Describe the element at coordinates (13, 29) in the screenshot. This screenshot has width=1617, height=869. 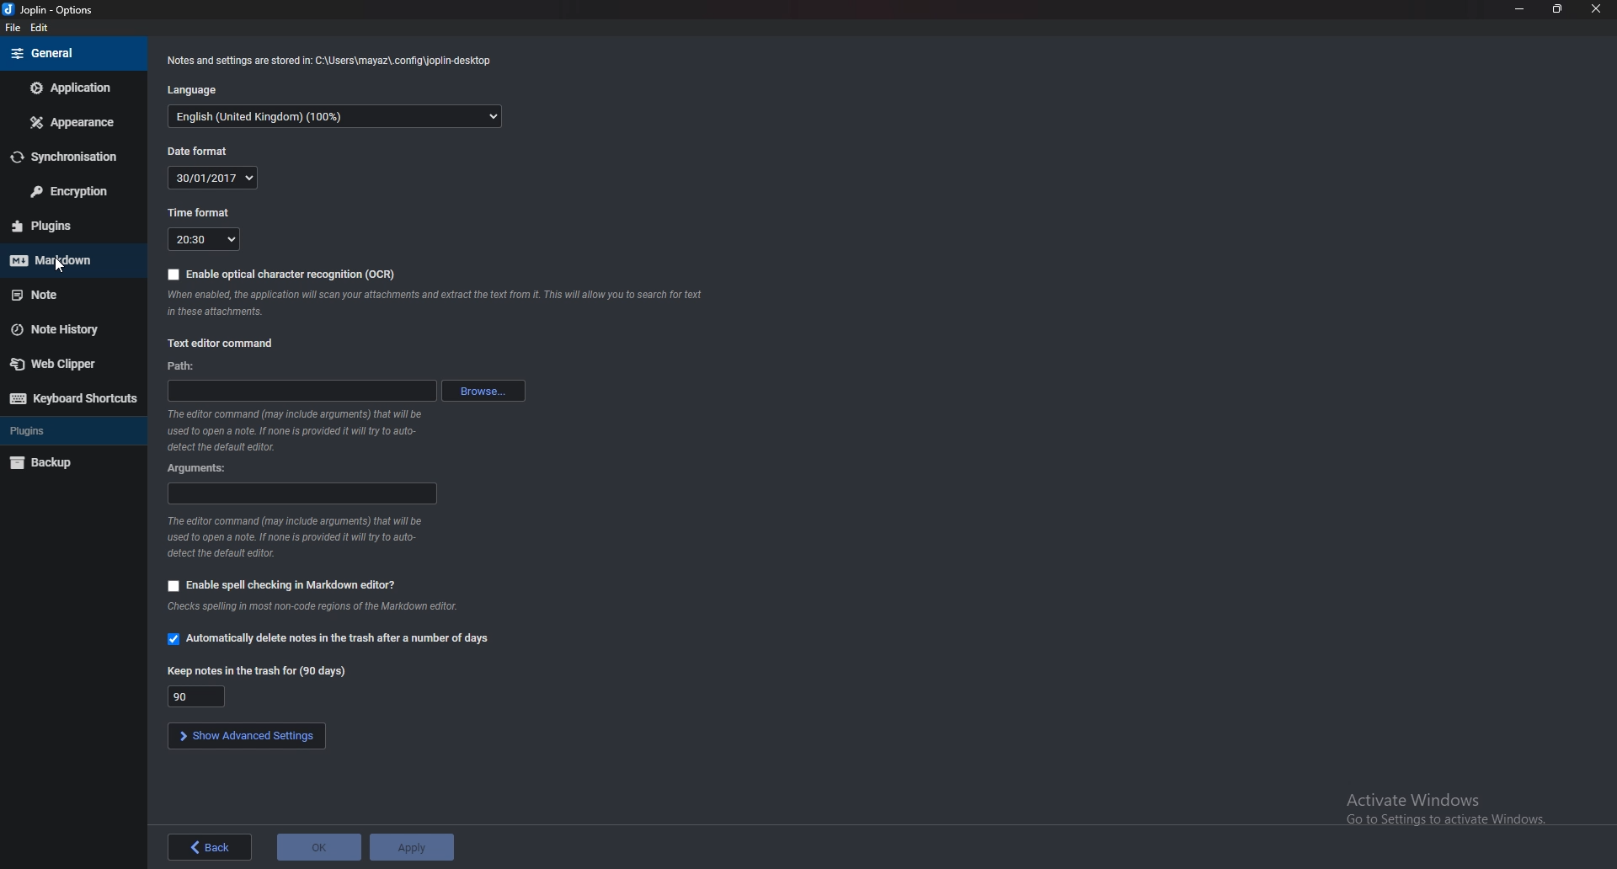
I see `file` at that location.